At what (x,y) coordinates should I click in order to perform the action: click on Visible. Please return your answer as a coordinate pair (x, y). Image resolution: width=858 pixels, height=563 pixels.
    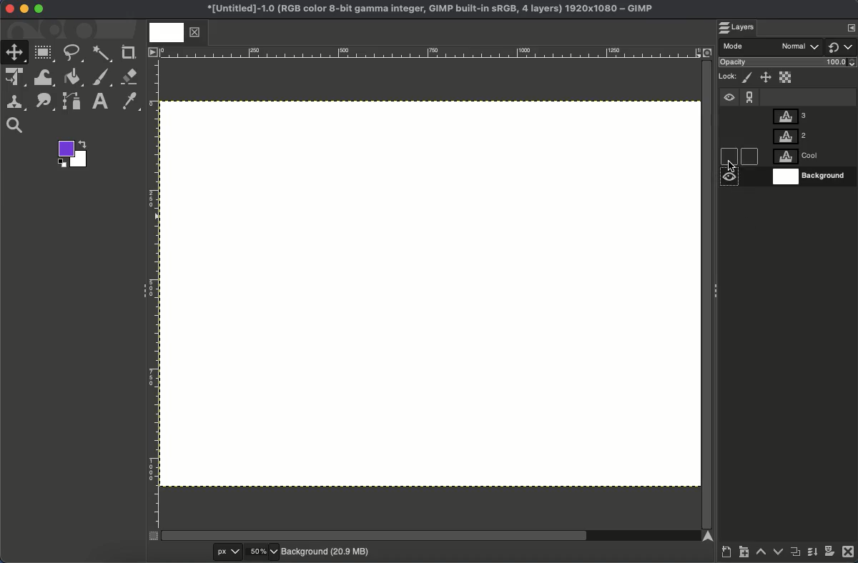
    Looking at the image, I should click on (729, 179).